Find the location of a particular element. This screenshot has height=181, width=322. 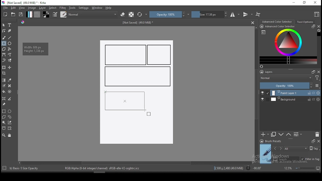

Frames is located at coordinates (313, 141).